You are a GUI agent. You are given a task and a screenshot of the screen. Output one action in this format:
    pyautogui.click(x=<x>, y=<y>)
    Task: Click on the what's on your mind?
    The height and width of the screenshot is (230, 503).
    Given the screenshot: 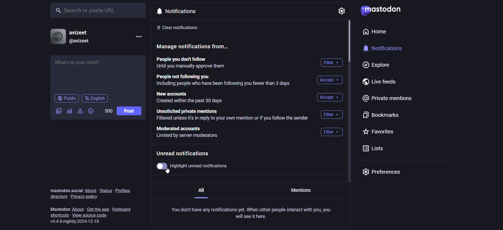 What is the action you would take?
    pyautogui.click(x=96, y=73)
    